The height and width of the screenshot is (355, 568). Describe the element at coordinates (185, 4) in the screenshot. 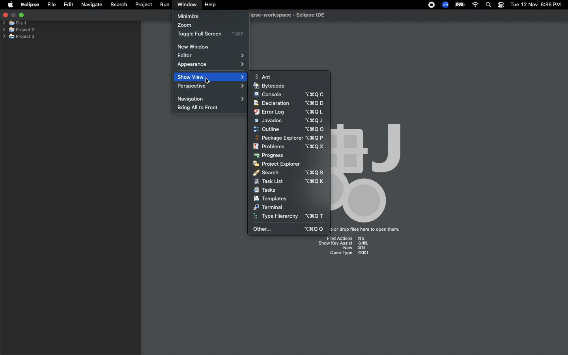

I see `Window` at that location.